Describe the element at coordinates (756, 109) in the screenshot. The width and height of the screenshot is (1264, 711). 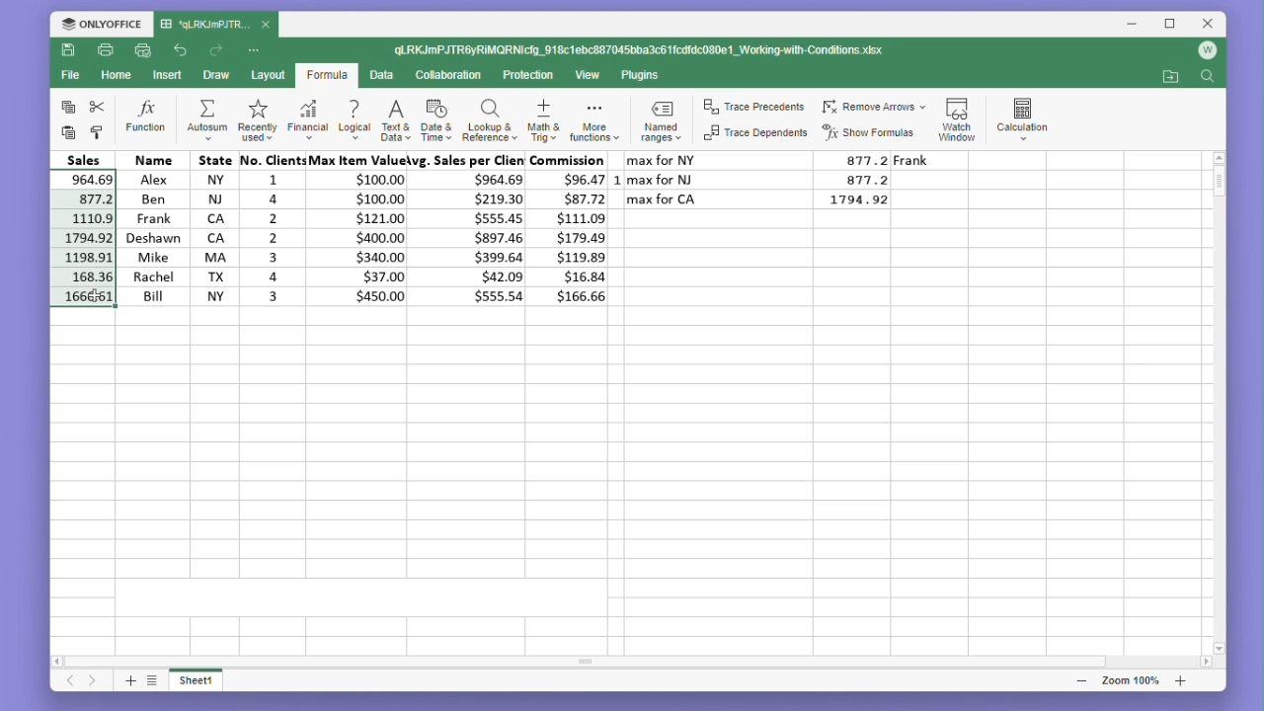
I see `trace precedents` at that location.